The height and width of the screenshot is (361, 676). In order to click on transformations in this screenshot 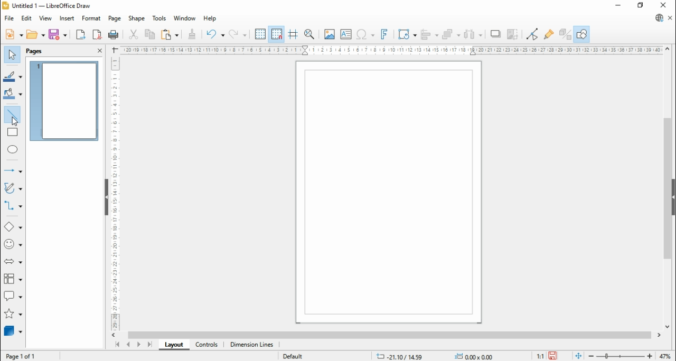, I will do `click(407, 34)`.